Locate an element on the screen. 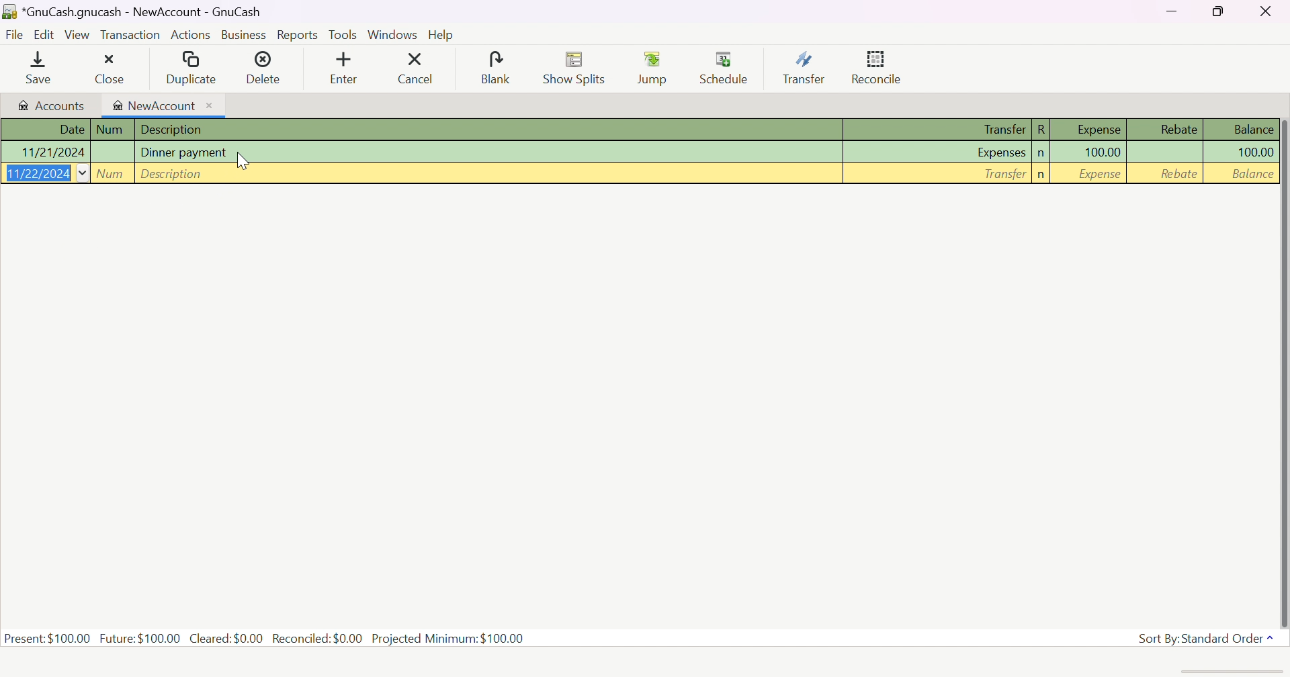  Balance is located at coordinates (1251, 173).